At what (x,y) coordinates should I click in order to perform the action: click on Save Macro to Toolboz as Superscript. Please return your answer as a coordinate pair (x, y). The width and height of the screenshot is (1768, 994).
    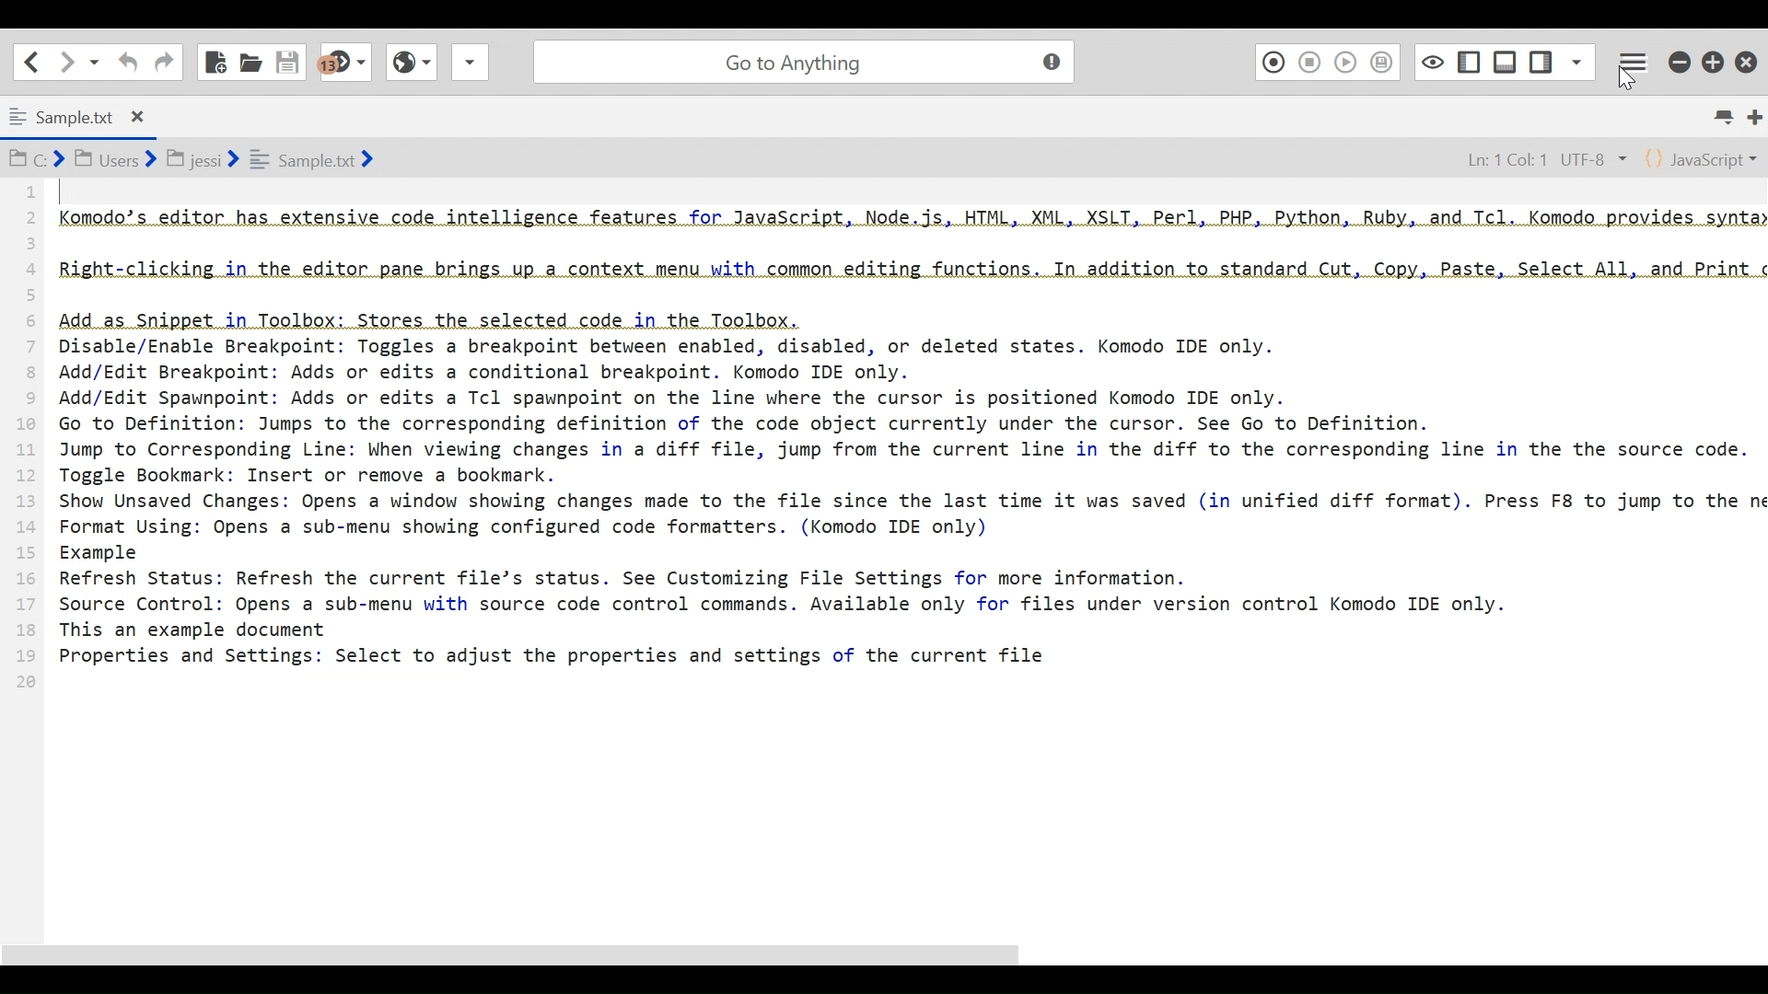
    Looking at the image, I should click on (1385, 61).